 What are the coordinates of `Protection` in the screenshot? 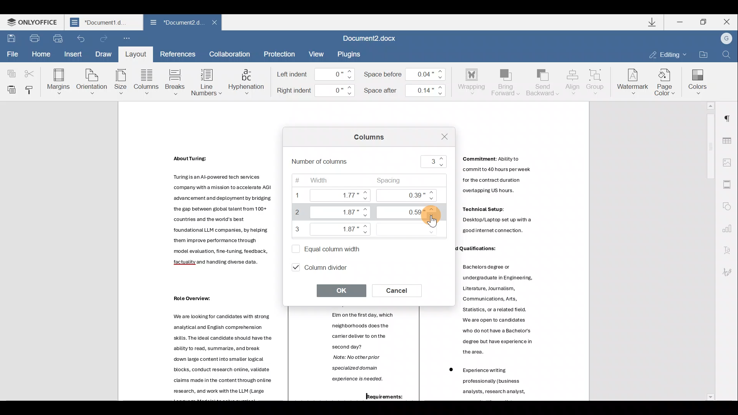 It's located at (279, 54).